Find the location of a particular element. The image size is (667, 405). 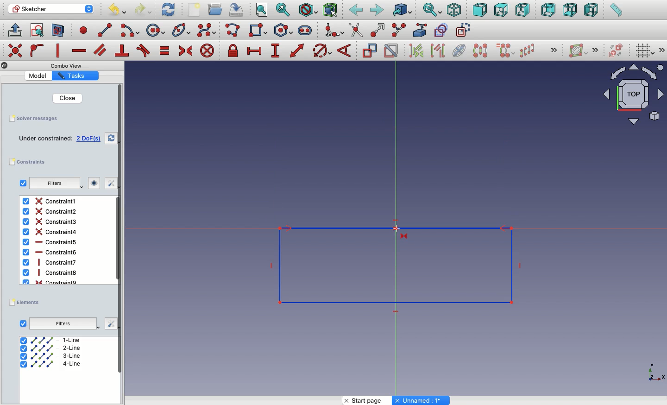

checkbox is located at coordinates (23, 183).